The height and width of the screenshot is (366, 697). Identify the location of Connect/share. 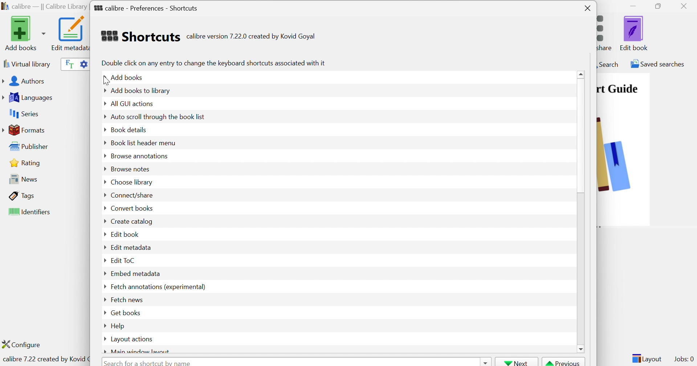
(607, 31).